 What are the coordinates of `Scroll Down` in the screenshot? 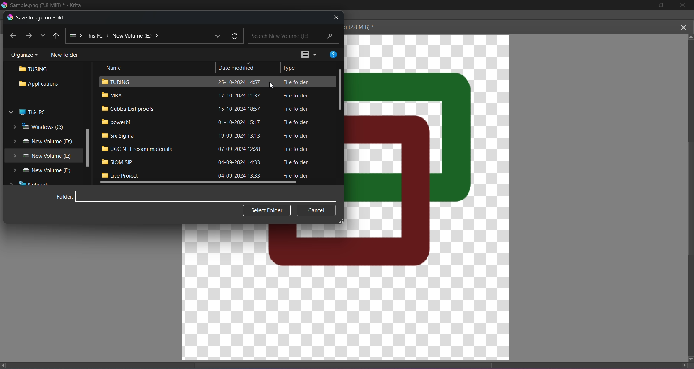 It's located at (690, 359).